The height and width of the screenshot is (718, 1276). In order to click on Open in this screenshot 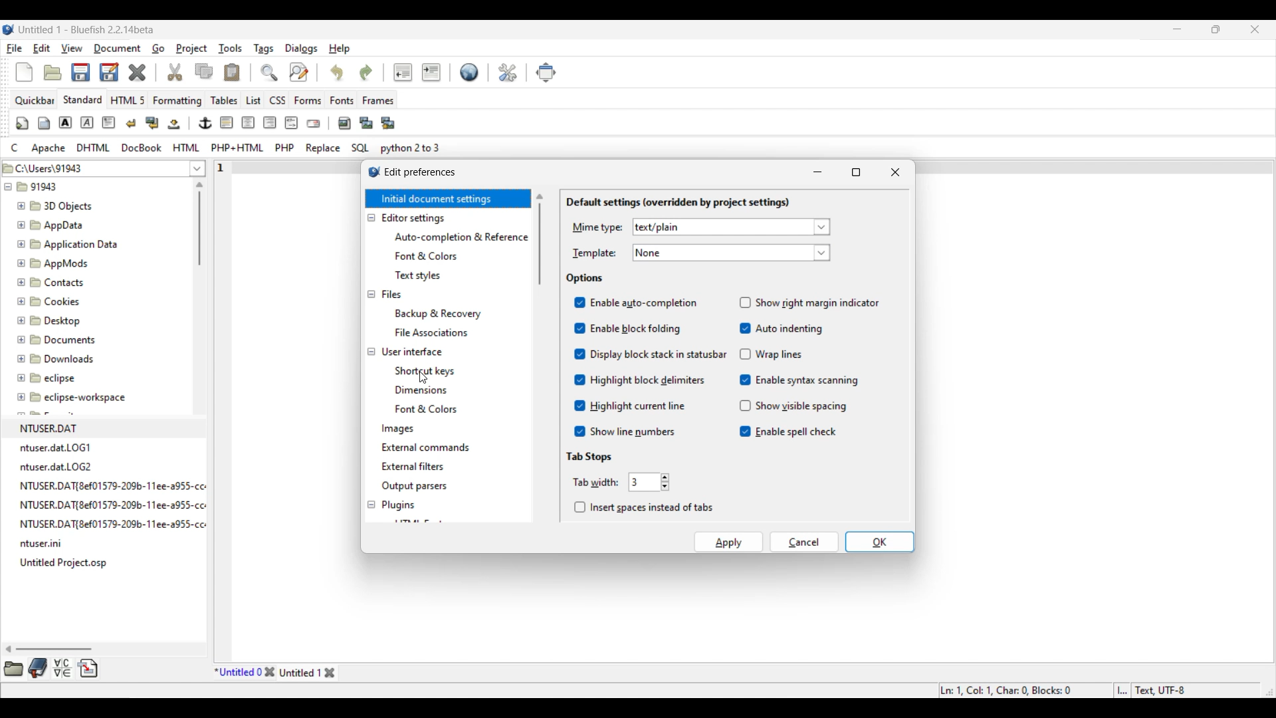, I will do `click(53, 72)`.